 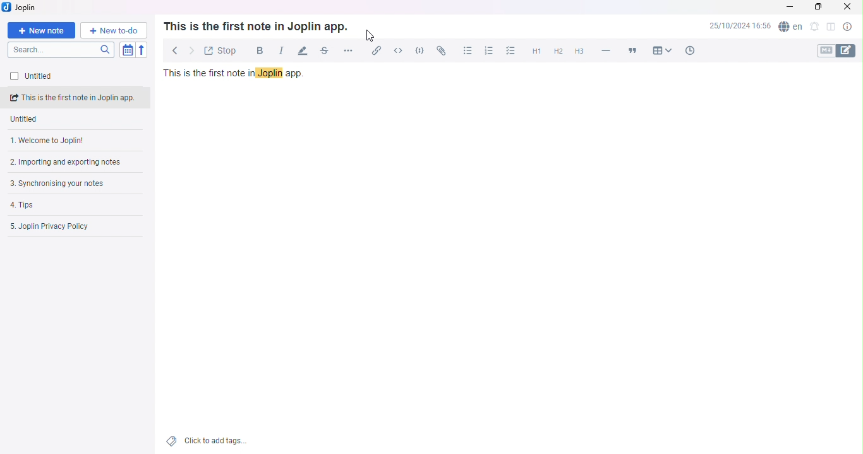 What do you see at coordinates (814, 28) in the screenshot?
I see `Set ab alarm` at bounding box center [814, 28].